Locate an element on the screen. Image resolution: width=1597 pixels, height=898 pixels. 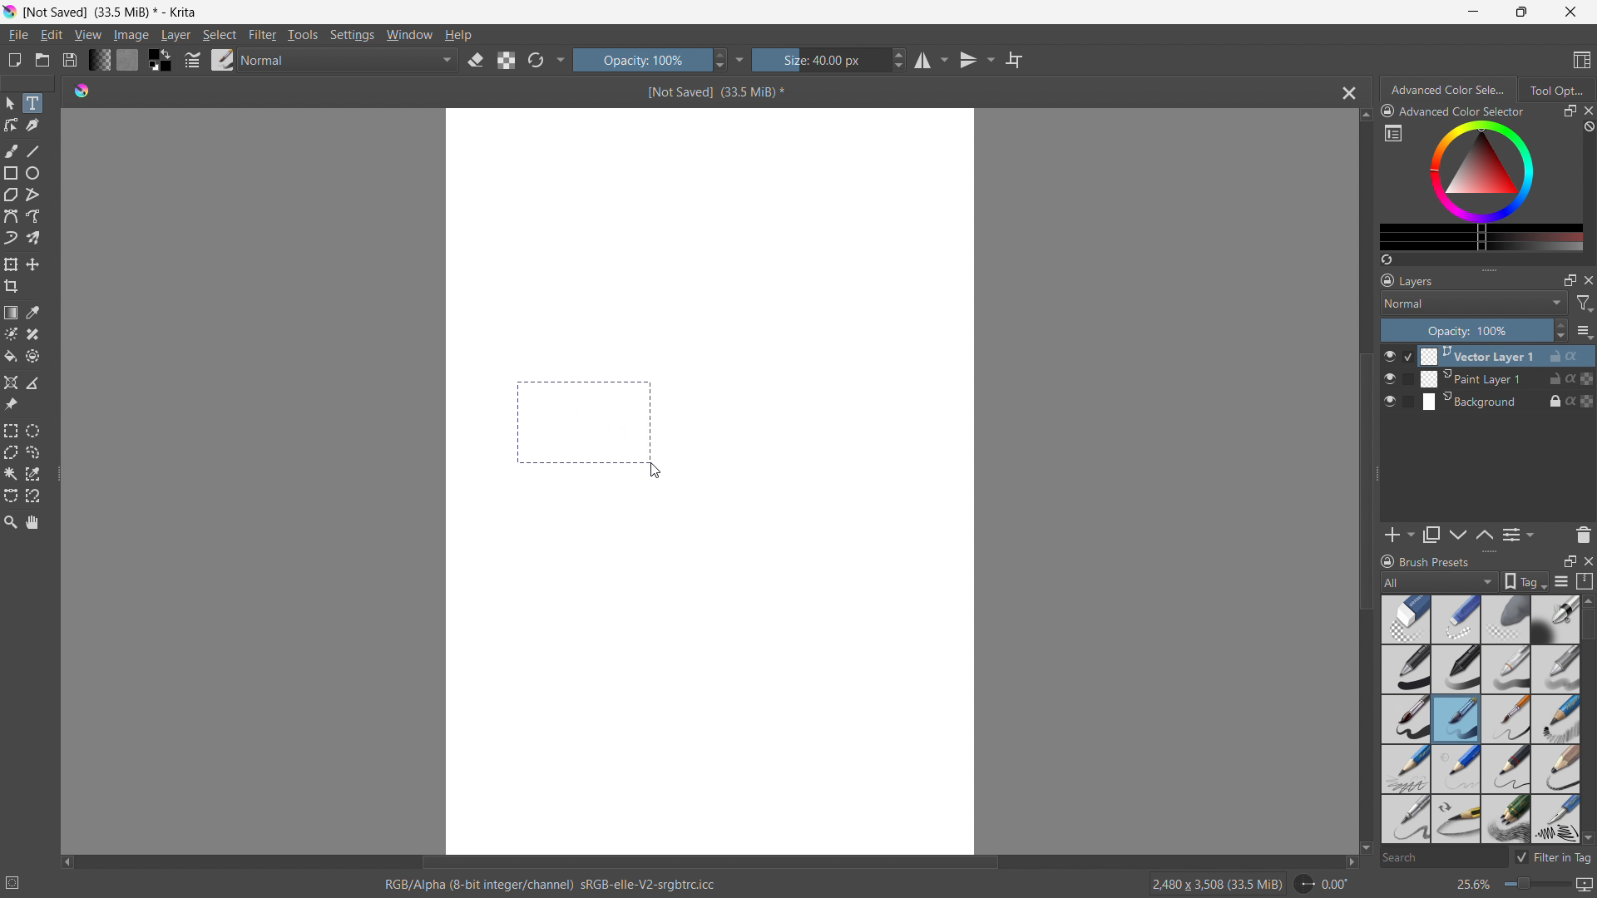
close is located at coordinates (1587, 560).